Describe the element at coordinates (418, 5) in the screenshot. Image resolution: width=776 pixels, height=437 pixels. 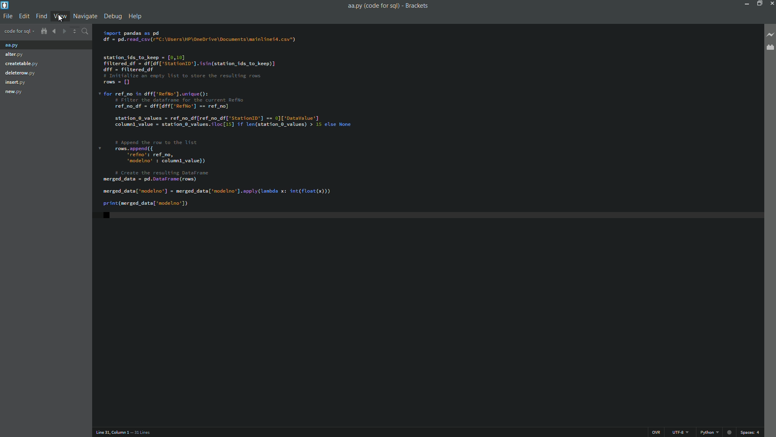
I see `app name` at that location.